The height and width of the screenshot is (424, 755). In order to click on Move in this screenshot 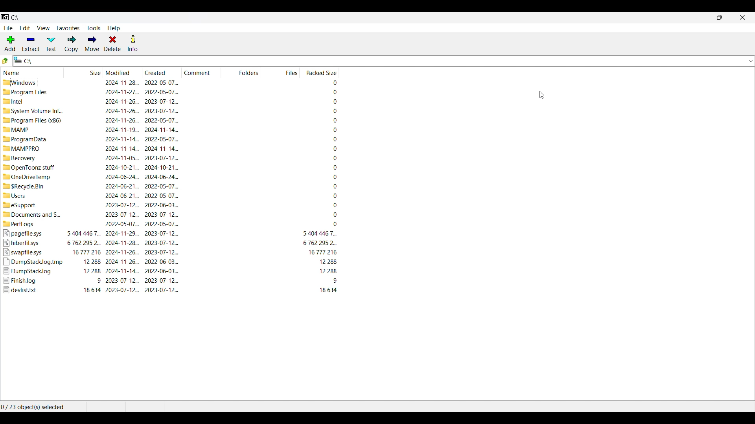, I will do `click(92, 44)`.